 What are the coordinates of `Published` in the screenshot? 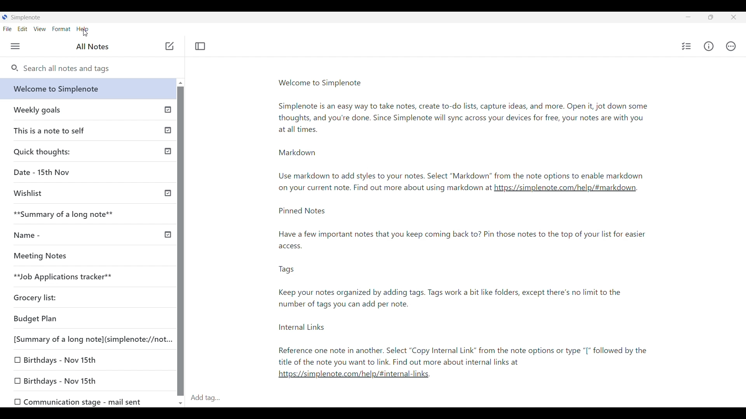 It's located at (169, 109).